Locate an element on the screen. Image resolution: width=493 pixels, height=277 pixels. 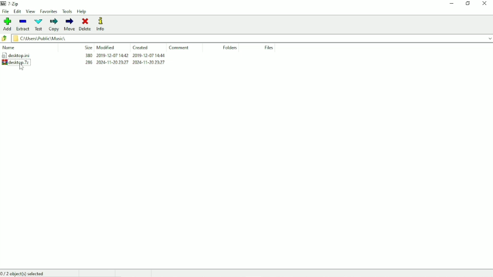
Files is located at coordinates (268, 47).